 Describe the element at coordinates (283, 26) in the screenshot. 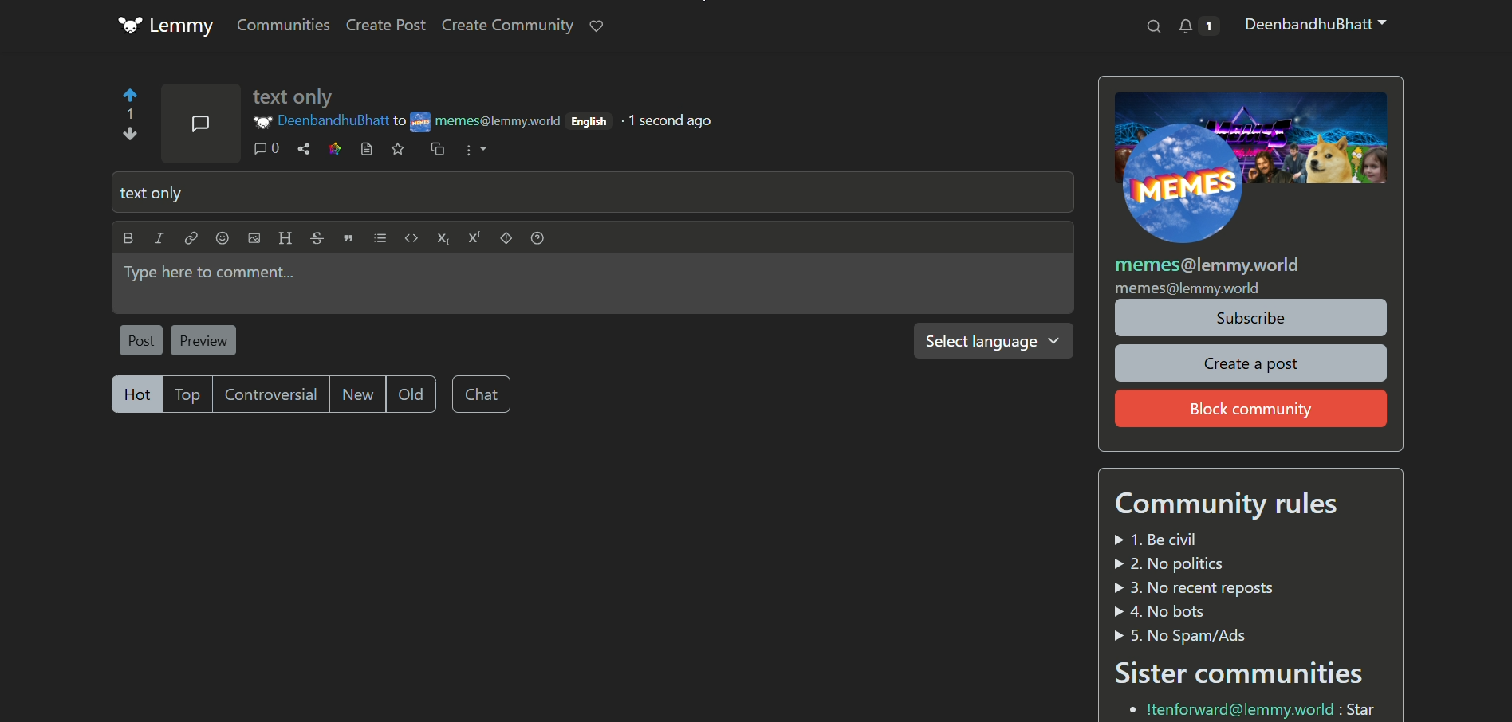

I see `communities` at that location.